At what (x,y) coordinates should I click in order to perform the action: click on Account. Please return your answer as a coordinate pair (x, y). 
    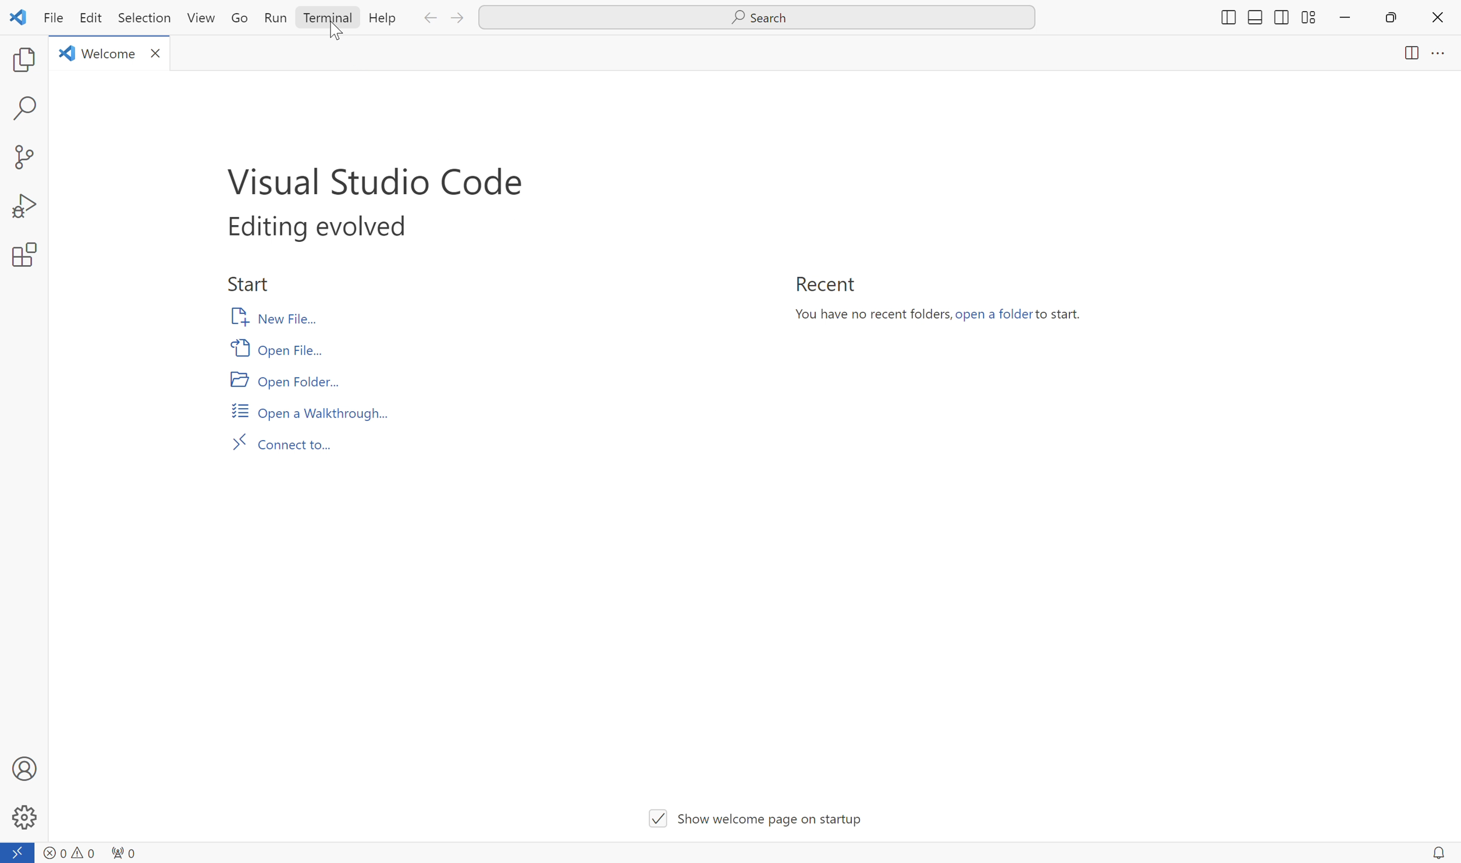
    Looking at the image, I should click on (24, 768).